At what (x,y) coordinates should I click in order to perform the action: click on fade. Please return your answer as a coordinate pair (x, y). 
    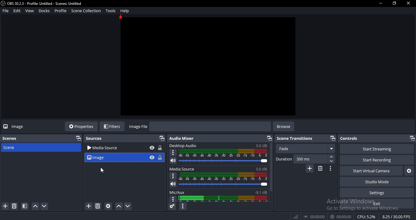
    Looking at the image, I should click on (307, 149).